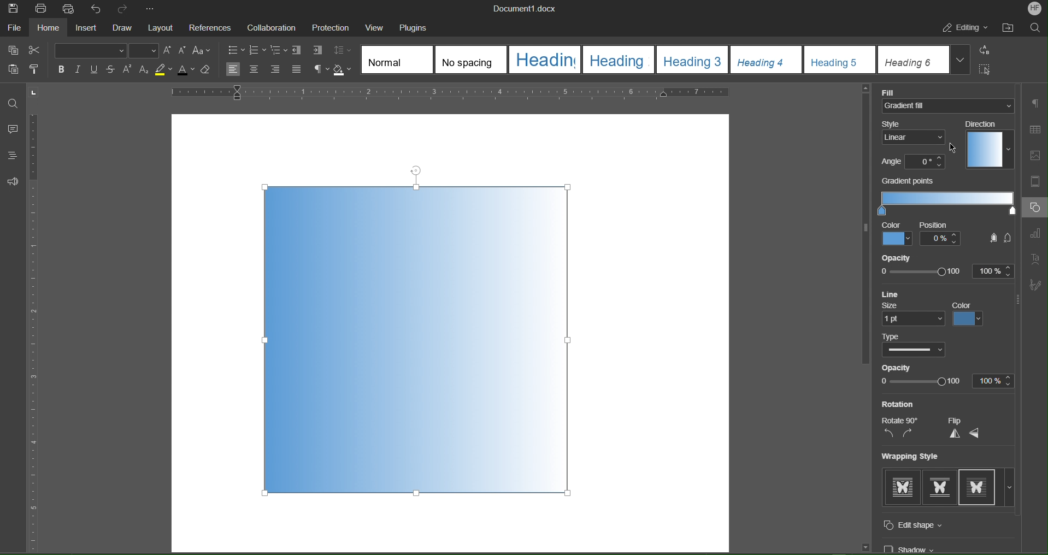  Describe the element at coordinates (917, 547) in the screenshot. I see `Shadow` at that location.